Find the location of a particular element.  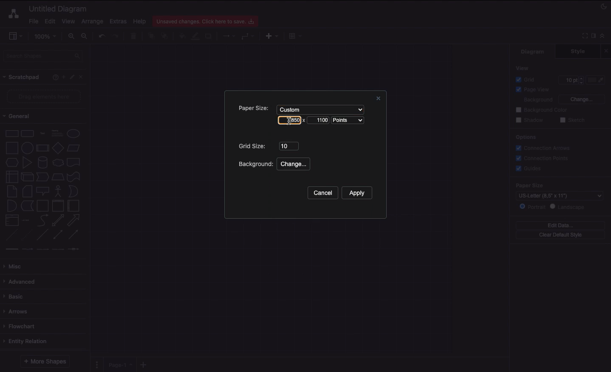

Unsaved changes is located at coordinates (206, 20).